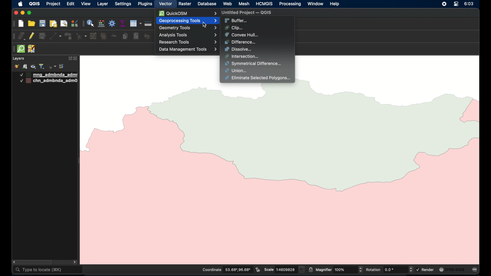  Describe the element at coordinates (114, 35) in the screenshot. I see `cut` at that location.